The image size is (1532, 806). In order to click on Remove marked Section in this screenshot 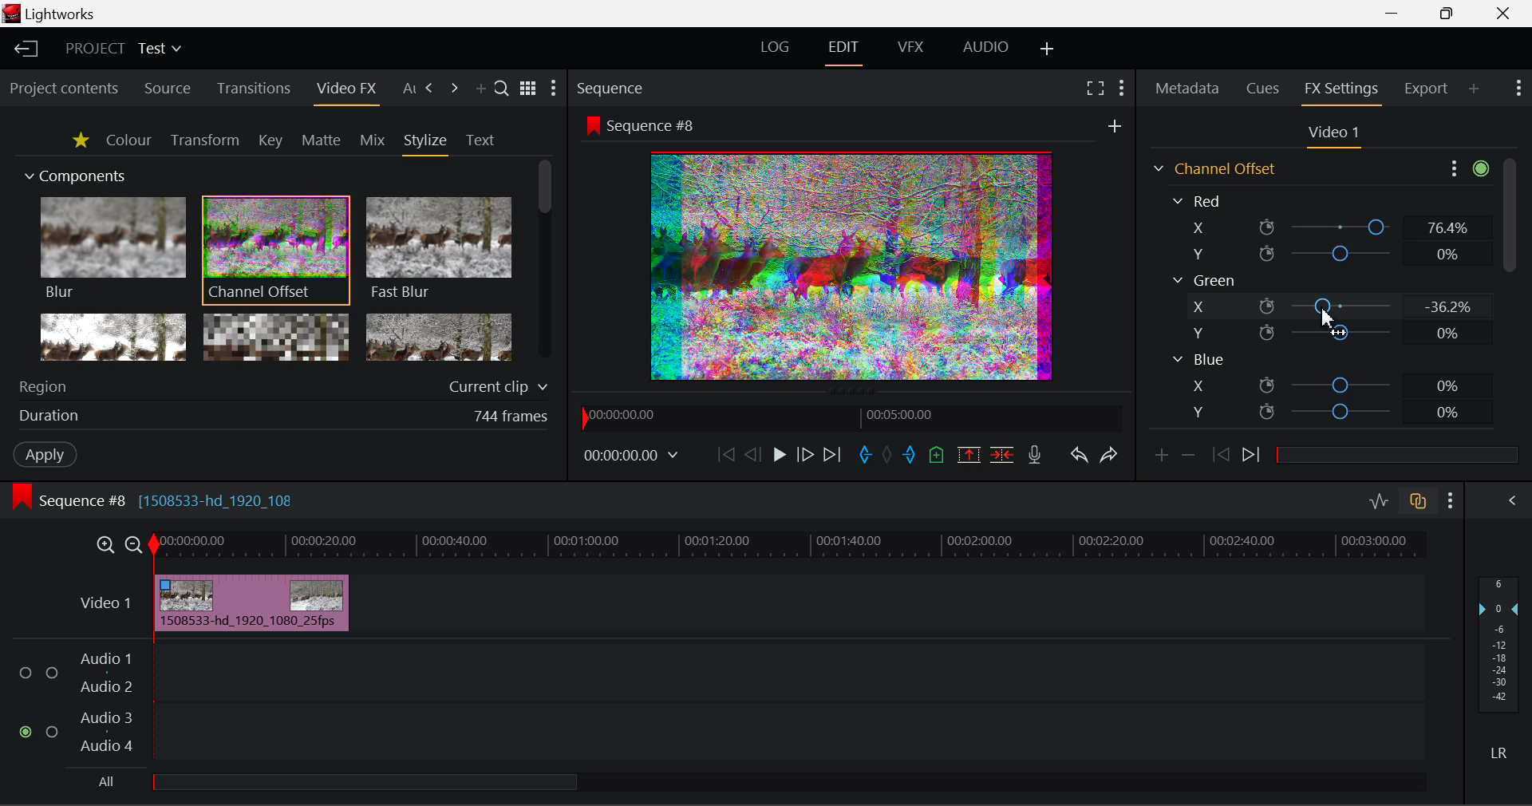, I will do `click(972, 456)`.